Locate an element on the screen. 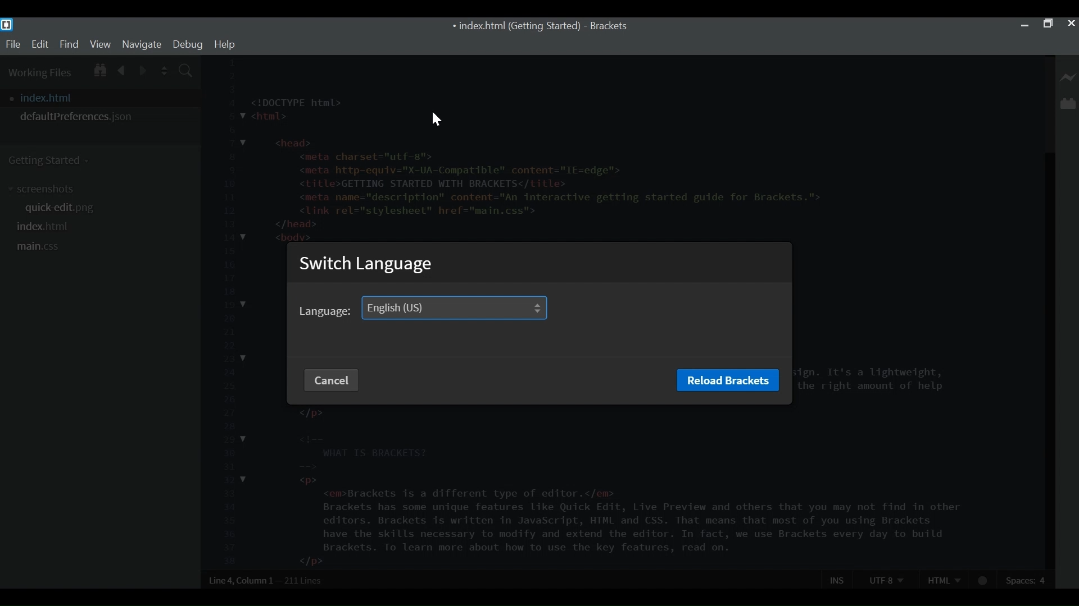 The height and width of the screenshot is (606, 1079). English (US) is located at coordinates (454, 308).